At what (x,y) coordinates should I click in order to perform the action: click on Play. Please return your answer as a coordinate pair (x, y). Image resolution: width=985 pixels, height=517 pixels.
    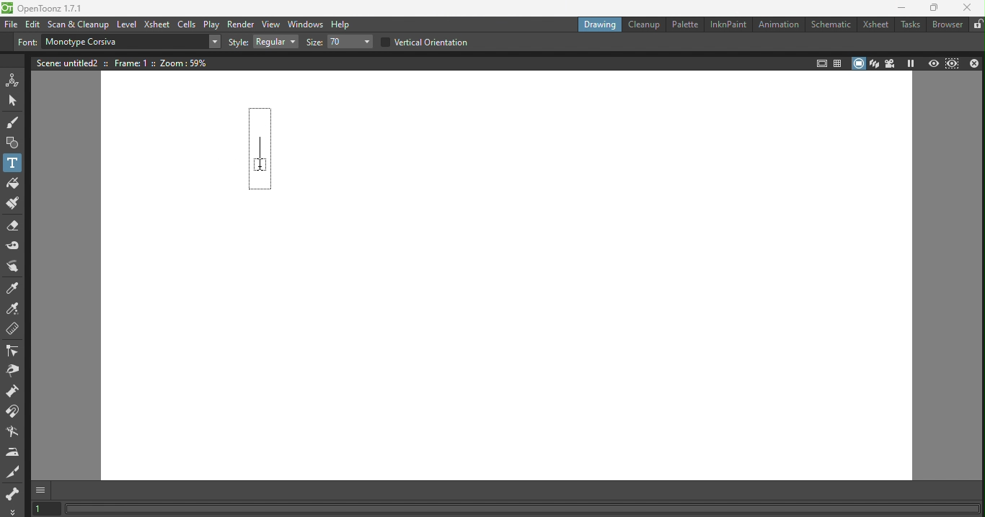
    Looking at the image, I should click on (214, 24).